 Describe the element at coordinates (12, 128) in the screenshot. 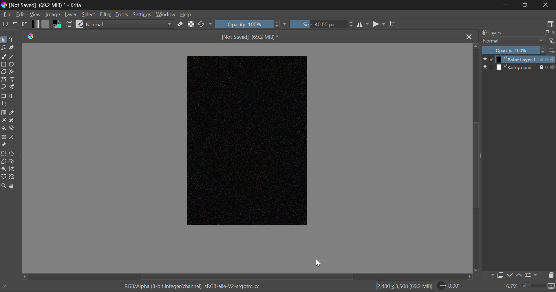

I see `Fill and Enclose` at that location.